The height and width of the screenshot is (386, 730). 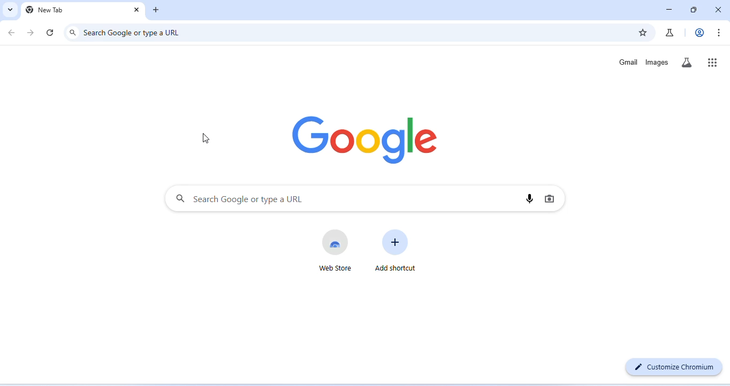 I want to click on voice search, so click(x=527, y=199).